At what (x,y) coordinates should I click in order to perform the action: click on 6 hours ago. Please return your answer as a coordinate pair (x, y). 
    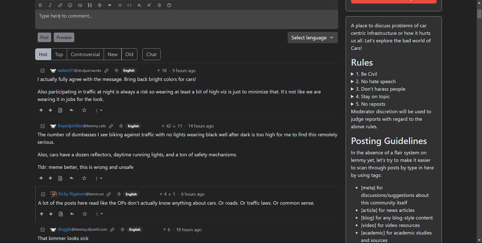
    Looking at the image, I should click on (194, 194).